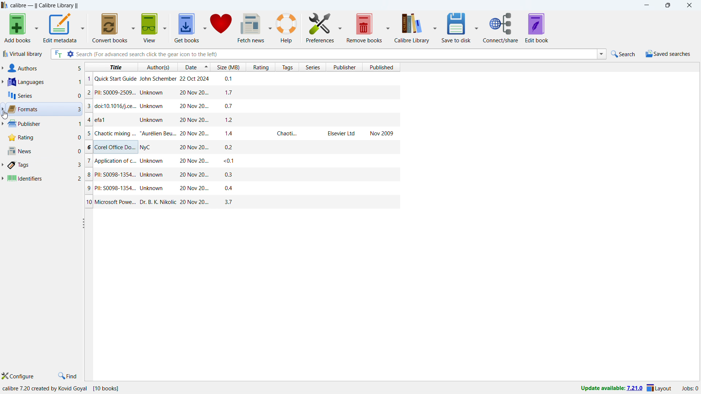  I want to click on select sorting order, so click(205, 66).